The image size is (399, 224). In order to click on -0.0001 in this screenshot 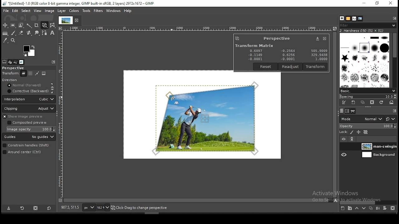, I will do `click(287, 59)`.